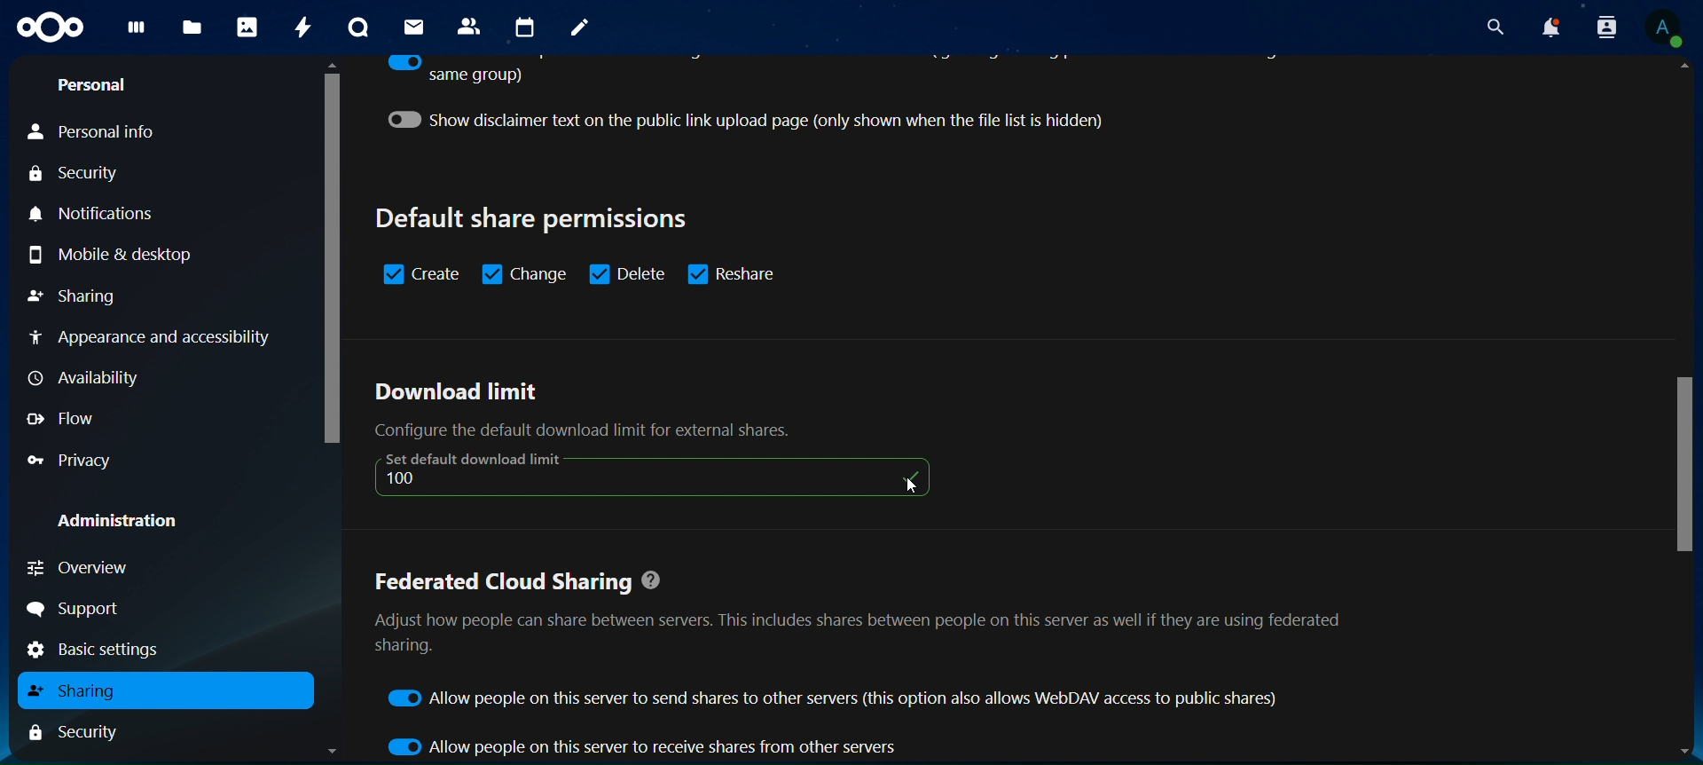 The height and width of the screenshot is (765, 1703). Describe the element at coordinates (81, 610) in the screenshot. I see `support` at that location.